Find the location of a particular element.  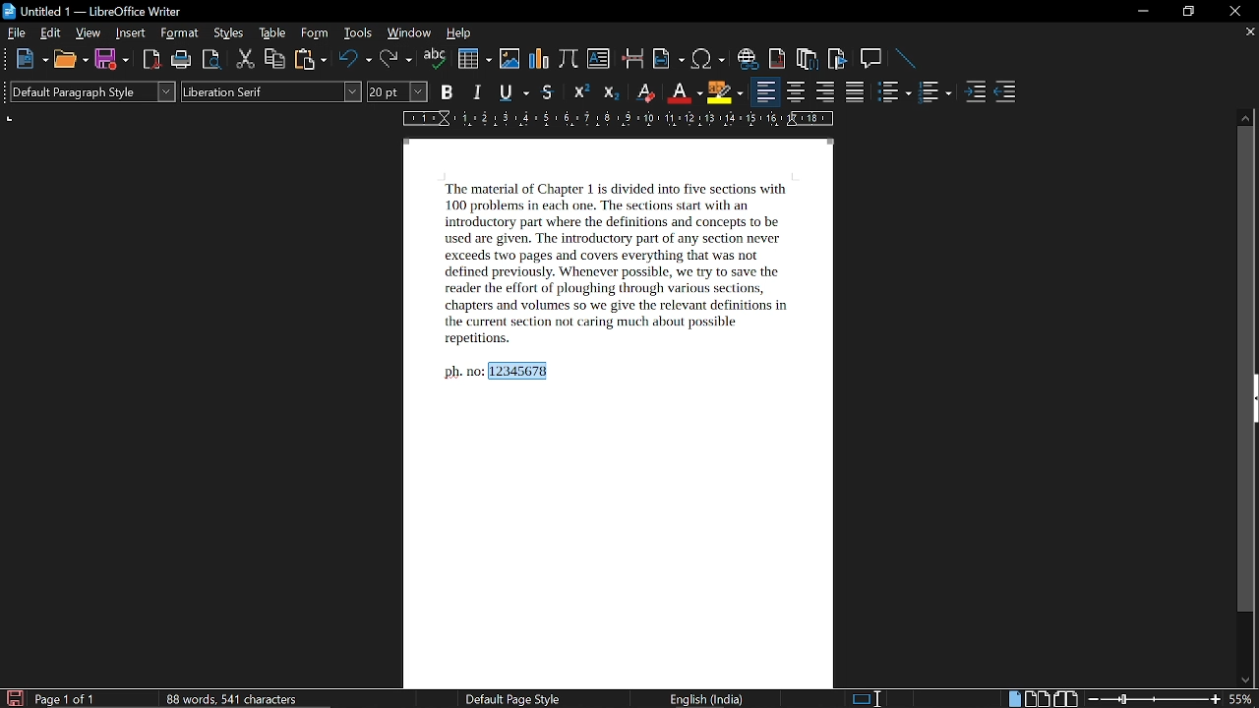

insert symbol is located at coordinates (706, 59).